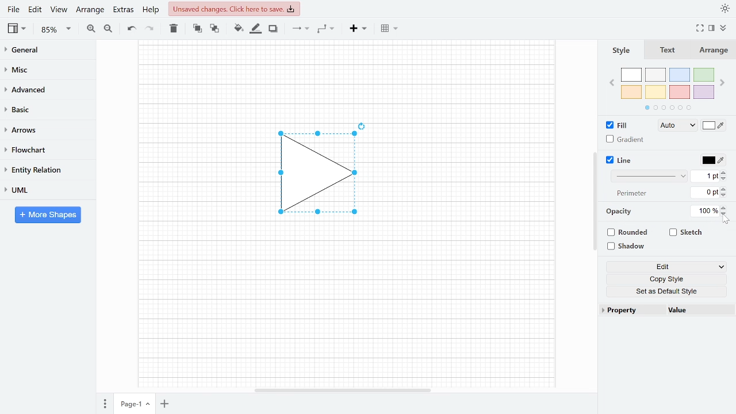 This screenshot has height=414, width=736. Describe the element at coordinates (43, 190) in the screenshot. I see `UML` at that location.